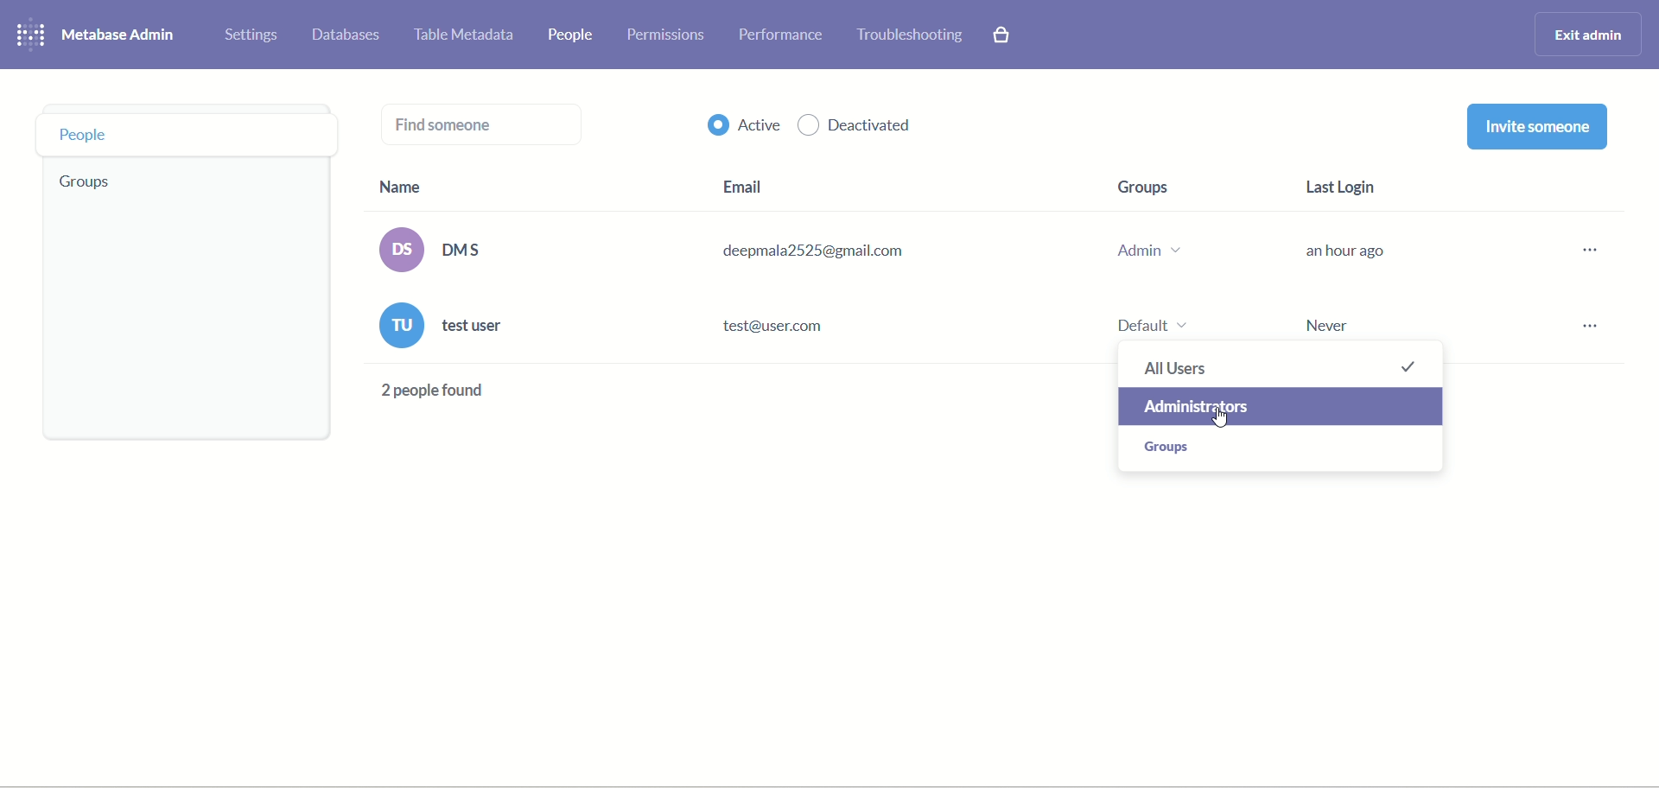  What do you see at coordinates (1007, 35) in the screenshot?
I see `paid features` at bounding box center [1007, 35].